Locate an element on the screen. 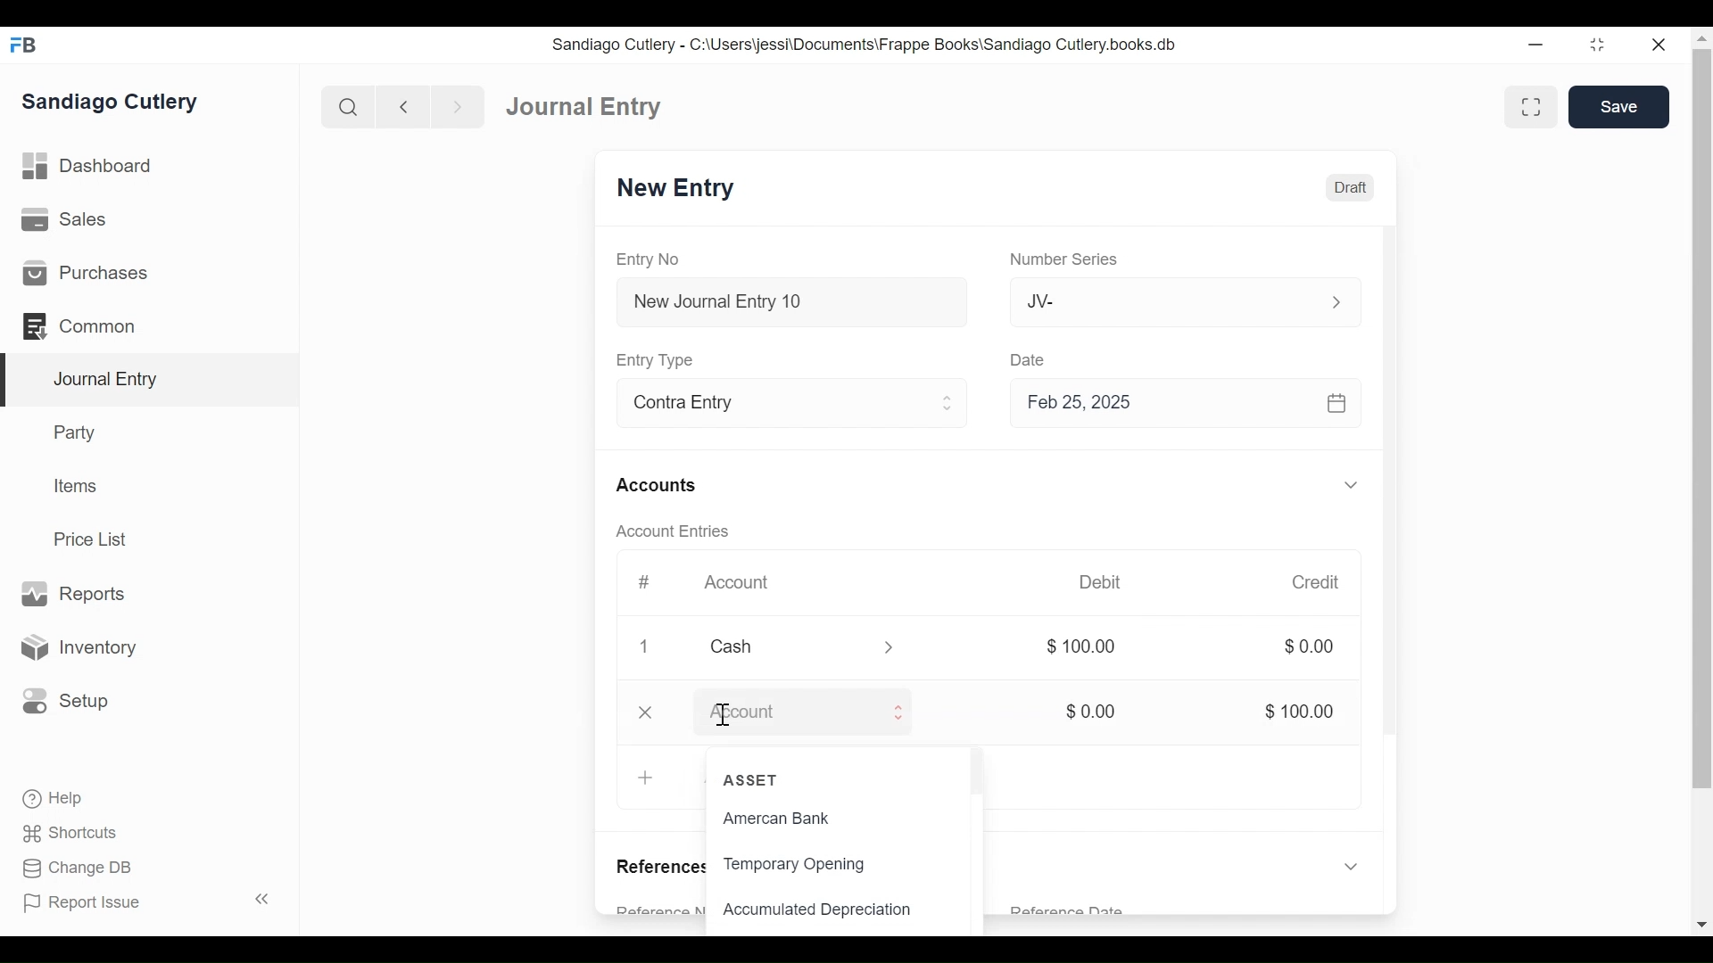 This screenshot has width=1713, height=963. Expand is located at coordinates (948, 405).